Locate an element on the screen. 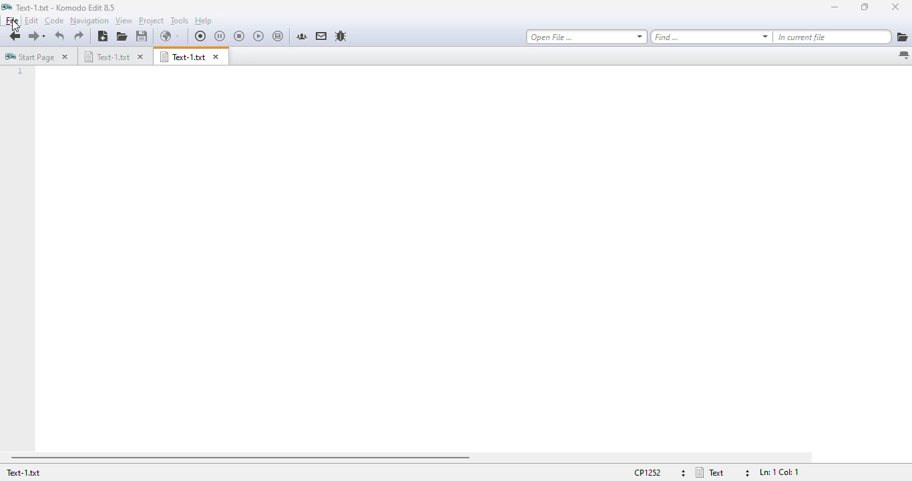  recent locations is located at coordinates (47, 37).